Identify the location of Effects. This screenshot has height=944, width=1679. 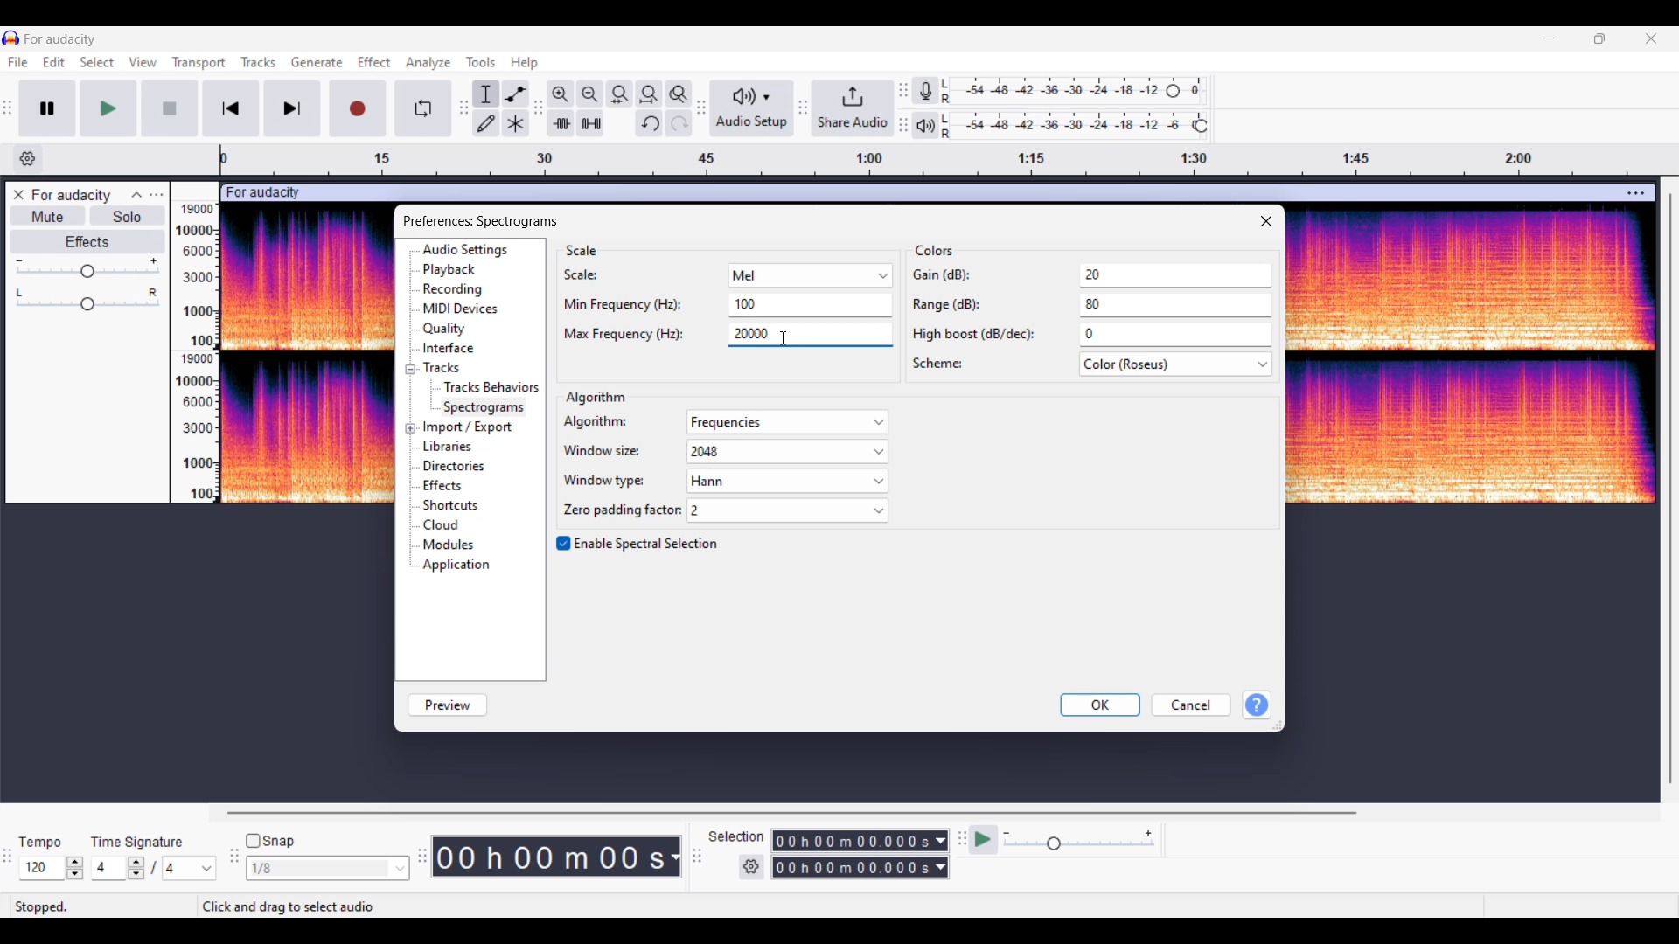
(87, 242).